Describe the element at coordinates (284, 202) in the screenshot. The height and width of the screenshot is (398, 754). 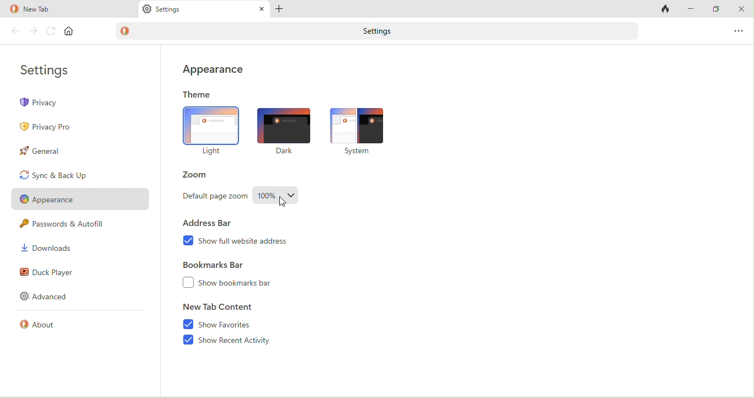
I see `cursor movement` at that location.